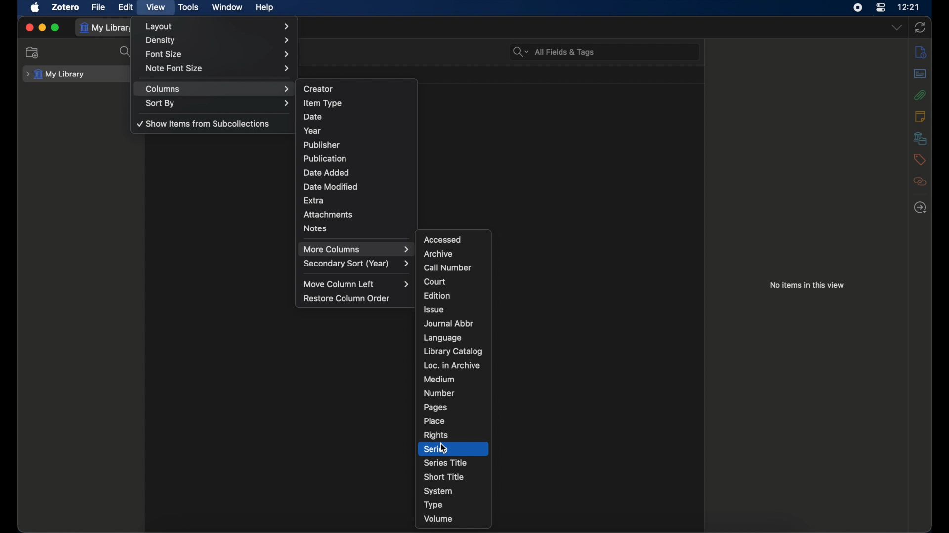  Describe the element at coordinates (436, 449) in the screenshot. I see `series` at that location.